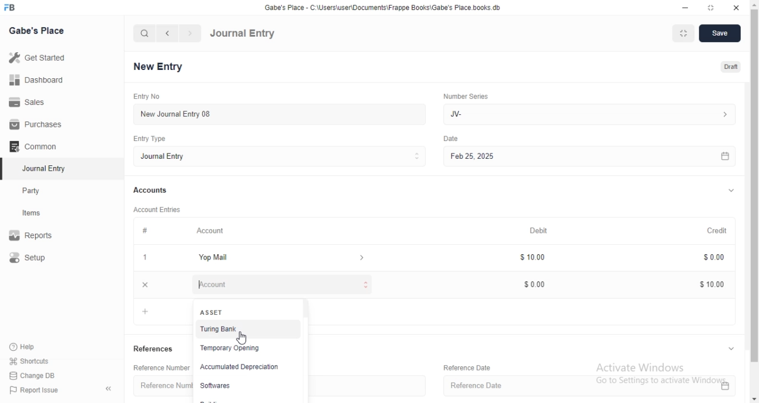 This screenshot has height=403, width=759. Describe the element at coordinates (385, 6) in the screenshot. I see `‘Gabe's Place - C\Users\useriDocuments\Frappe Books\Gabe's Place books. db` at that location.